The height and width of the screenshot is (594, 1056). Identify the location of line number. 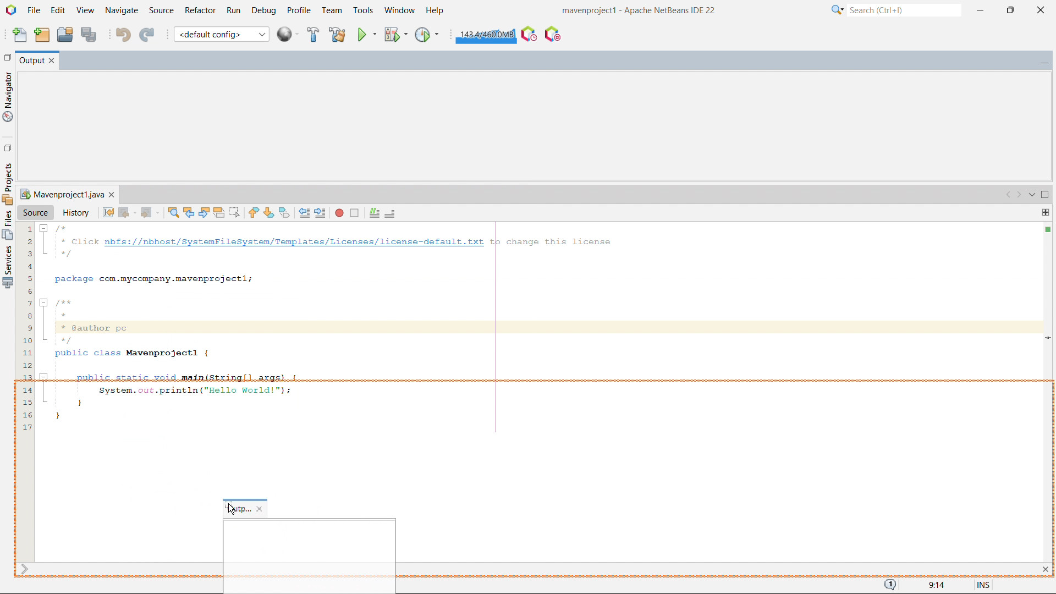
(24, 392).